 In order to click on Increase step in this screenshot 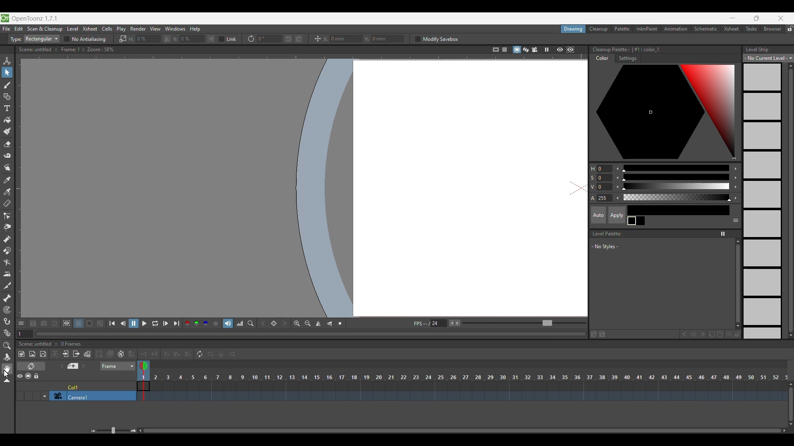, I will do `click(154, 354)`.